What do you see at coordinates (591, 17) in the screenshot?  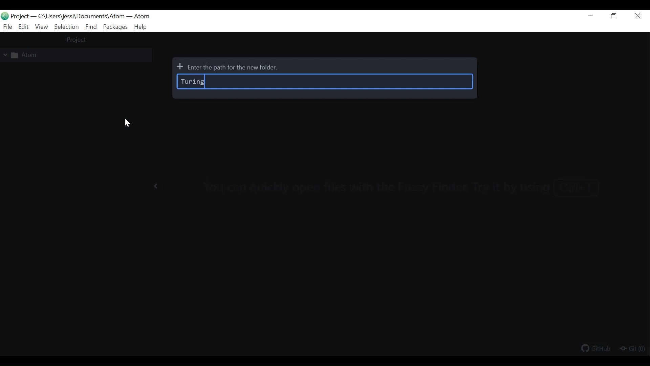 I see `Minimize` at bounding box center [591, 17].